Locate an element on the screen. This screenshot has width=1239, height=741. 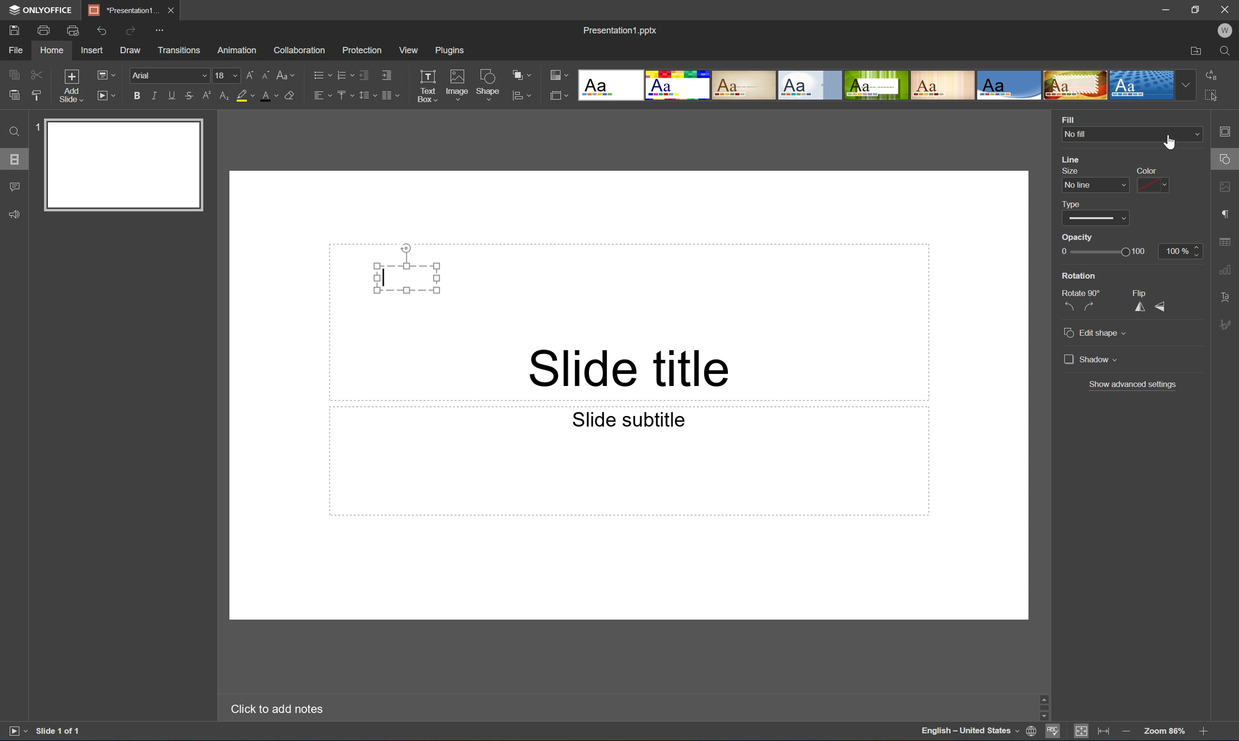
Start slideshow is located at coordinates (16, 730).